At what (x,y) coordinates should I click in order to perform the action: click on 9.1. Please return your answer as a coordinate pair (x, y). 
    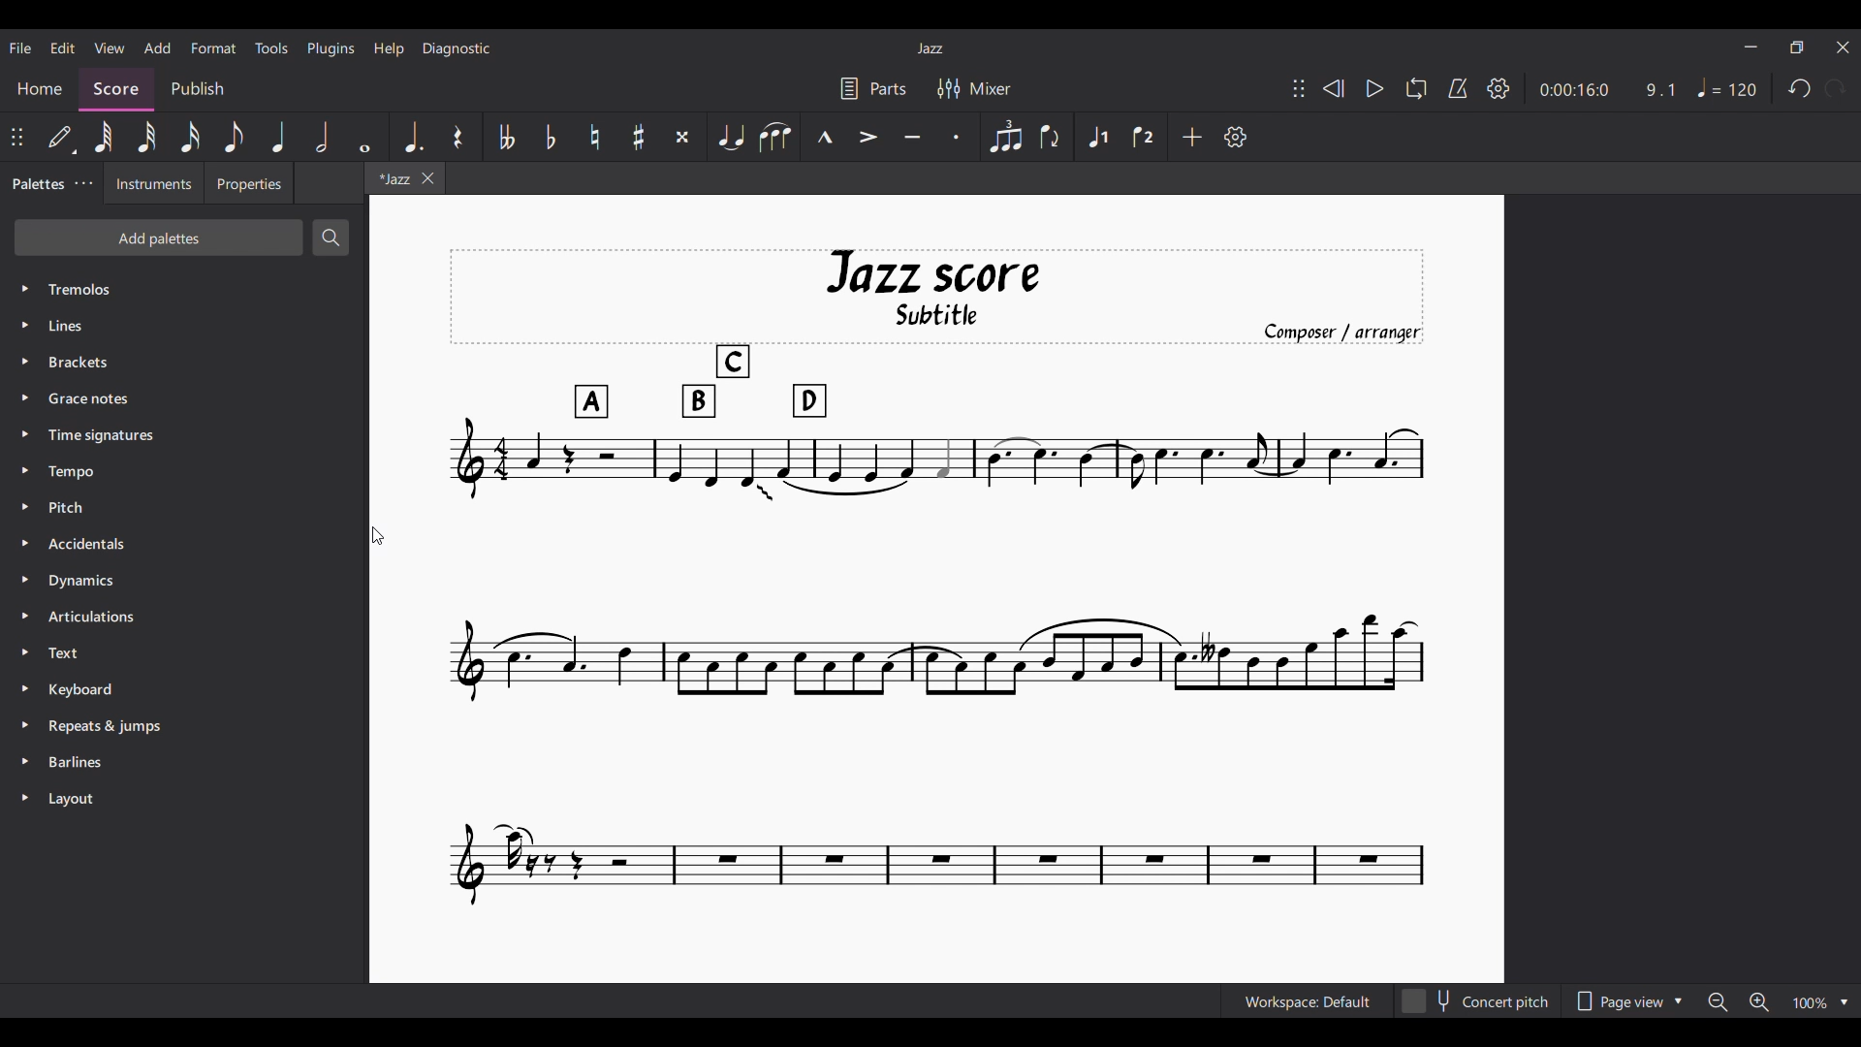
    Looking at the image, I should click on (1660, 90).